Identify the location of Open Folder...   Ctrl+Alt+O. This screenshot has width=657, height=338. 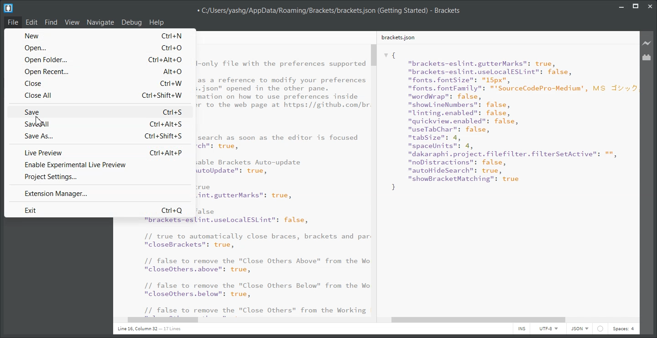
(99, 59).